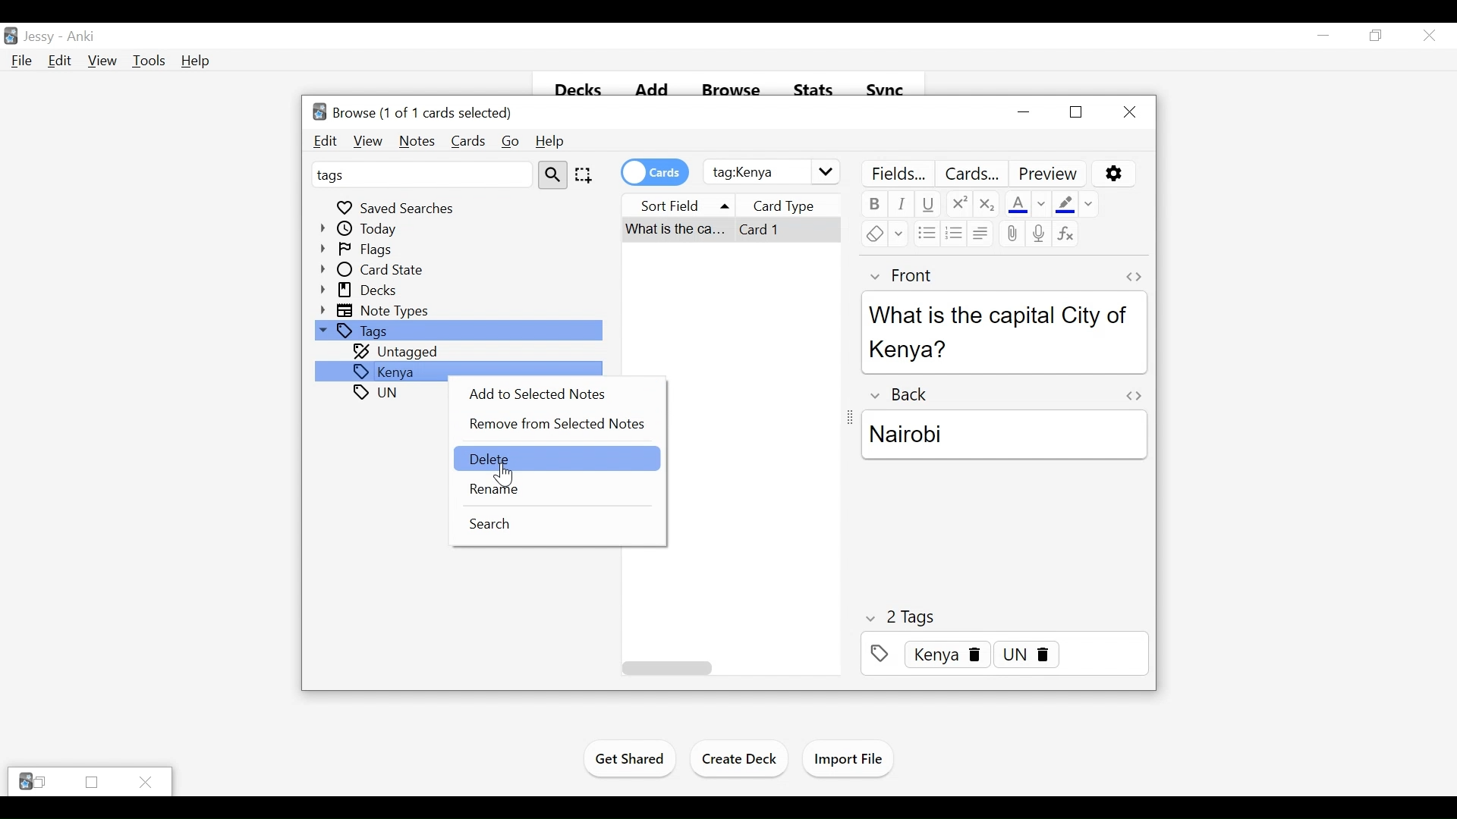 Image resolution: width=1457 pixels, height=819 pixels. I want to click on Browse (0 of 0 cards selected), so click(416, 111).